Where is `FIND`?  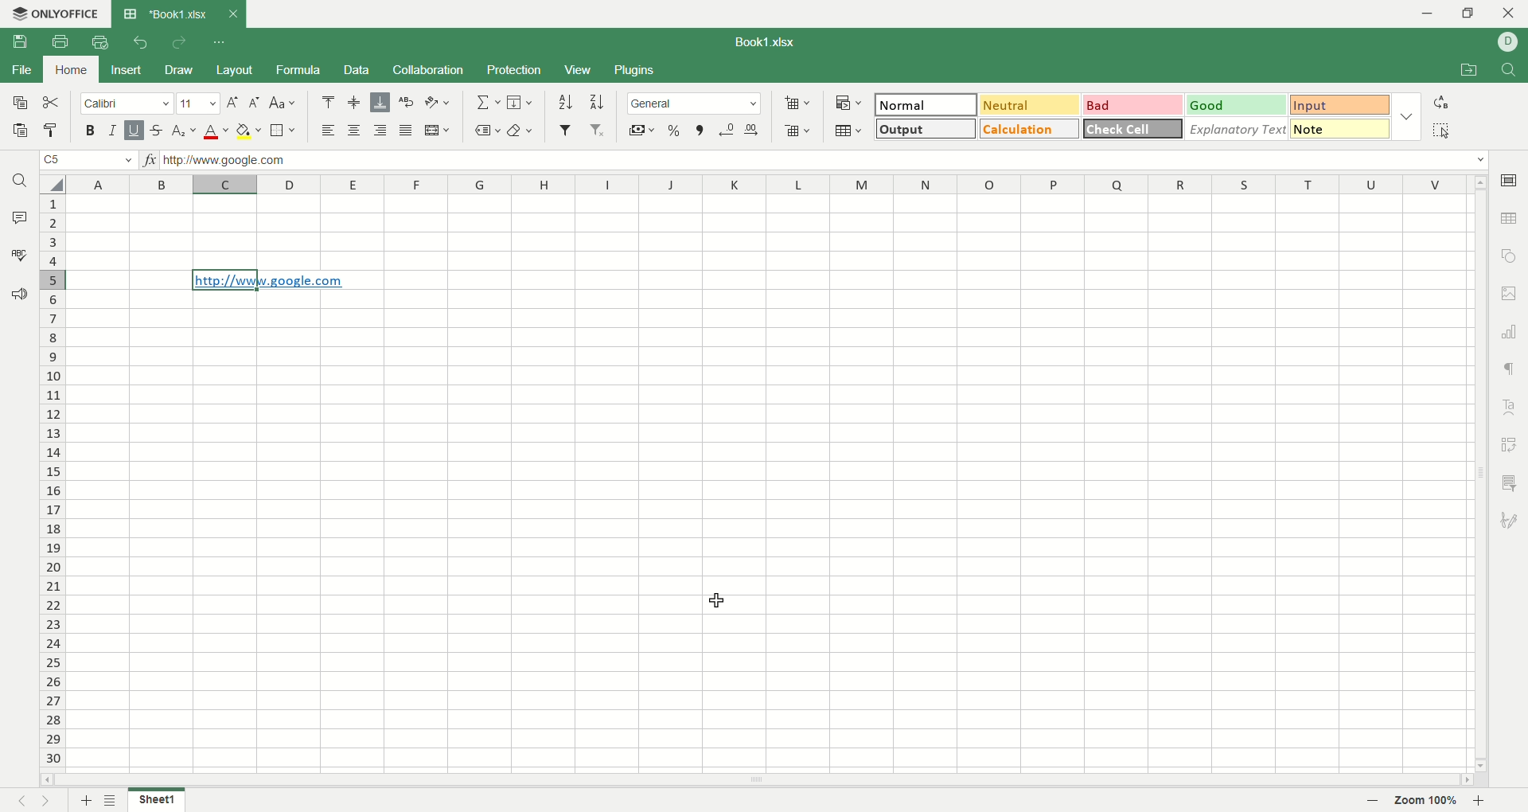
FIND is located at coordinates (1506, 71).